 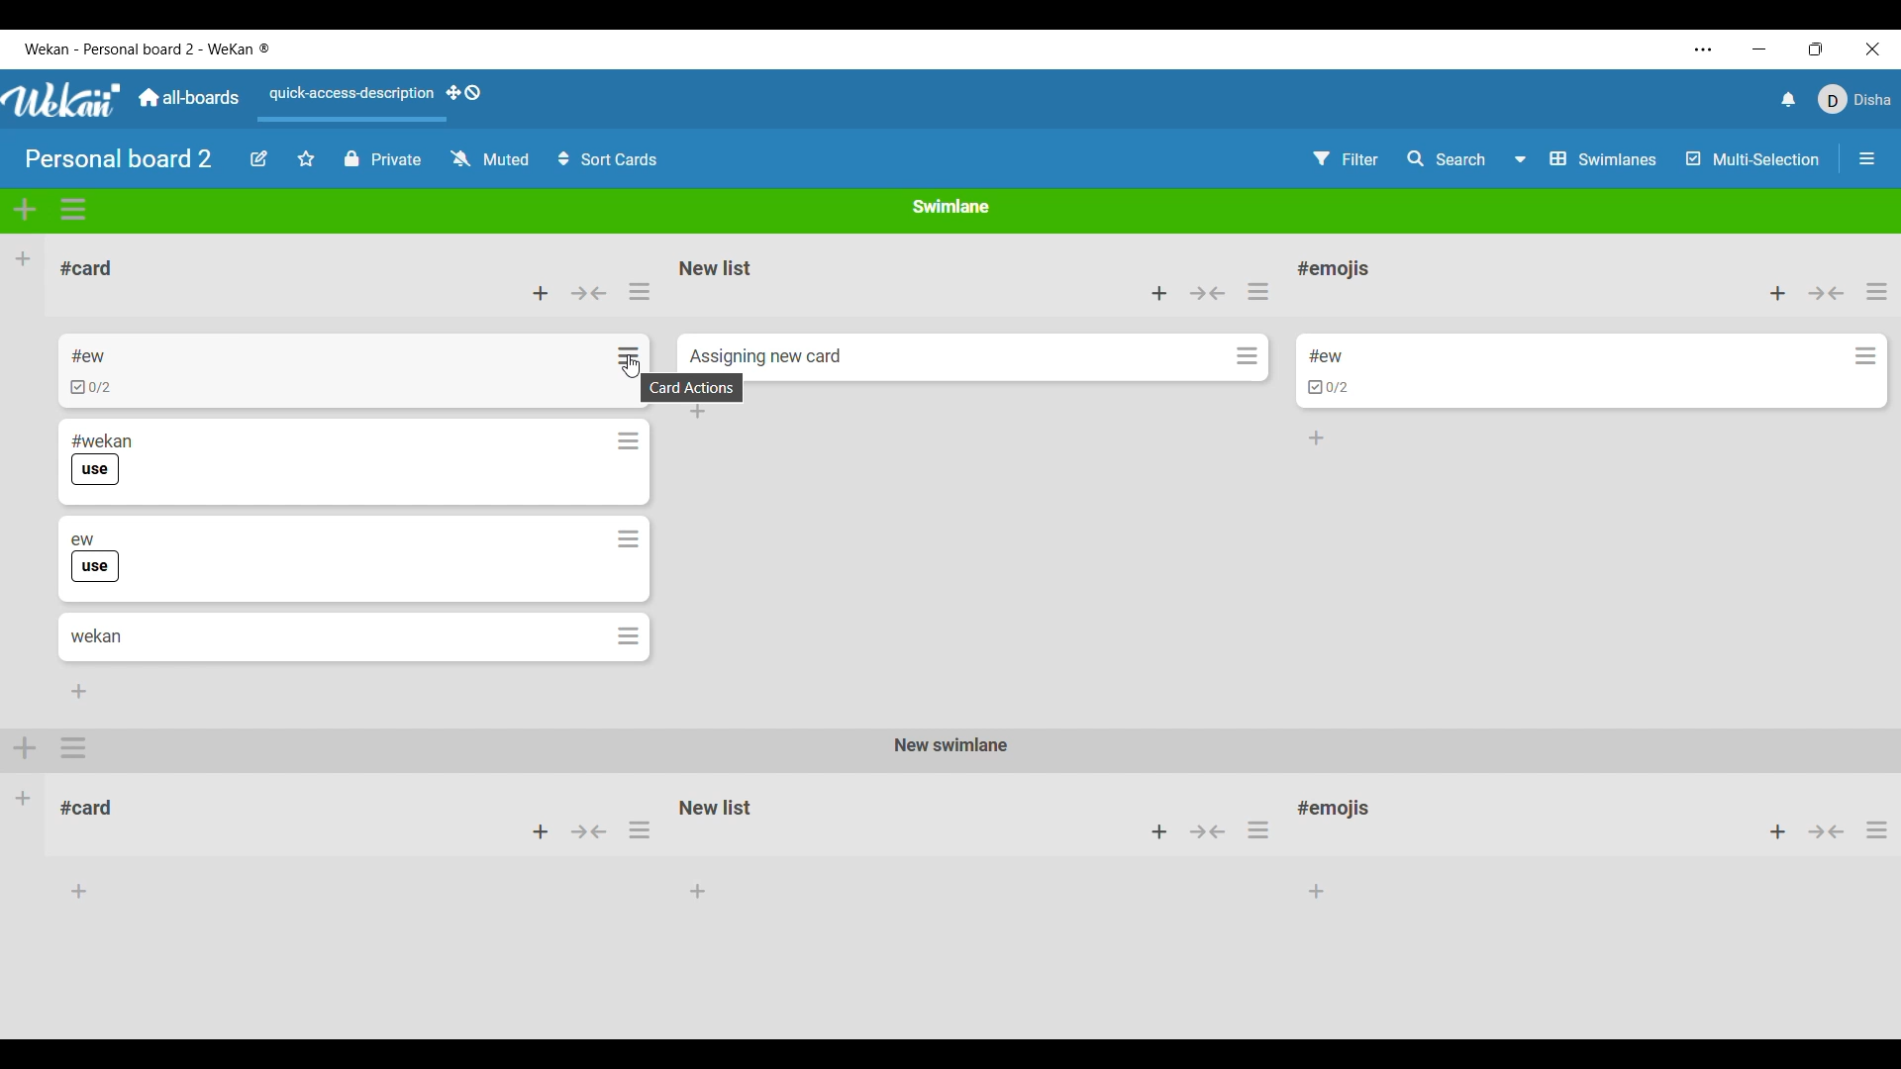 I want to click on Swimlane actions, so click(x=74, y=210).